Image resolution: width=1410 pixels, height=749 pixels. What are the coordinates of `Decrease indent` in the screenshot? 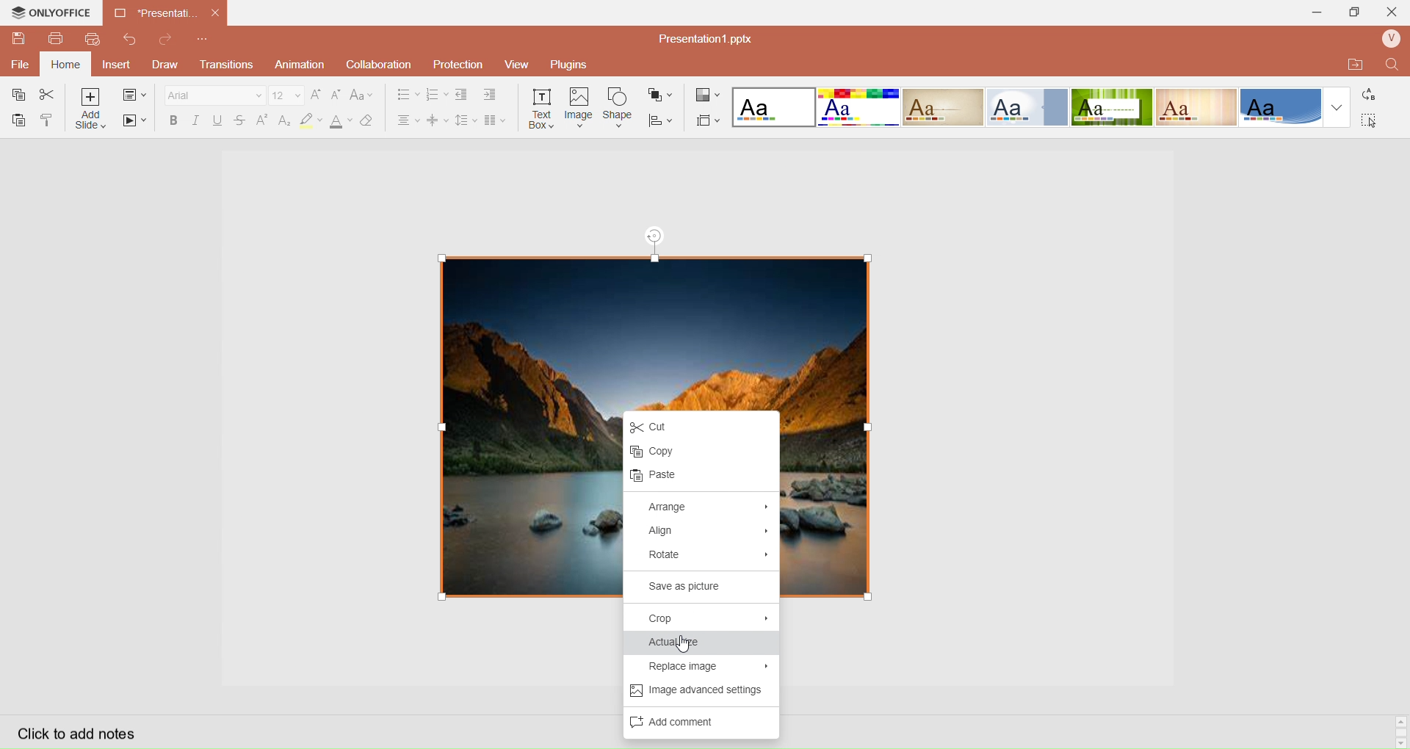 It's located at (464, 95).